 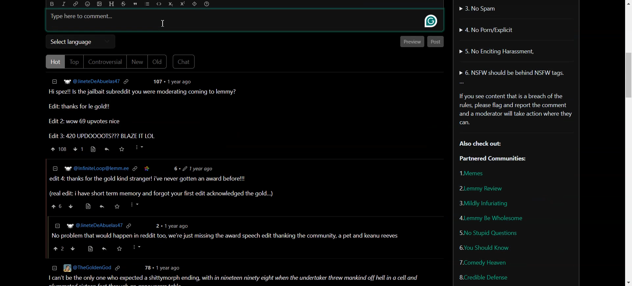 What do you see at coordinates (64, 4) in the screenshot?
I see `Italic` at bounding box center [64, 4].